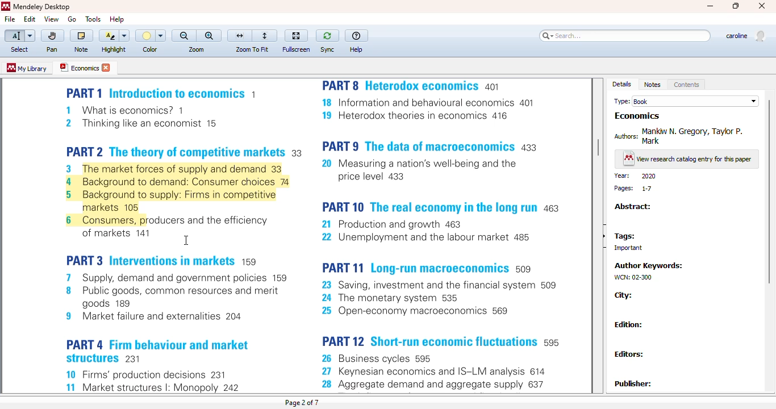 The width and height of the screenshot is (776, 409). What do you see at coordinates (687, 160) in the screenshot?
I see `view research catalog entry for this paper` at bounding box center [687, 160].